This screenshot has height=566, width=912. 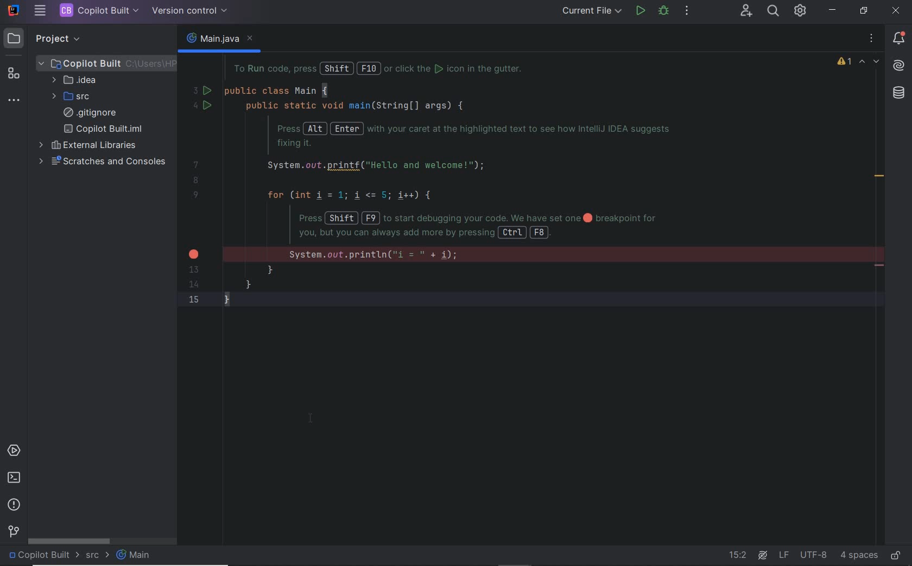 What do you see at coordinates (43, 556) in the screenshot?
I see `project name` at bounding box center [43, 556].